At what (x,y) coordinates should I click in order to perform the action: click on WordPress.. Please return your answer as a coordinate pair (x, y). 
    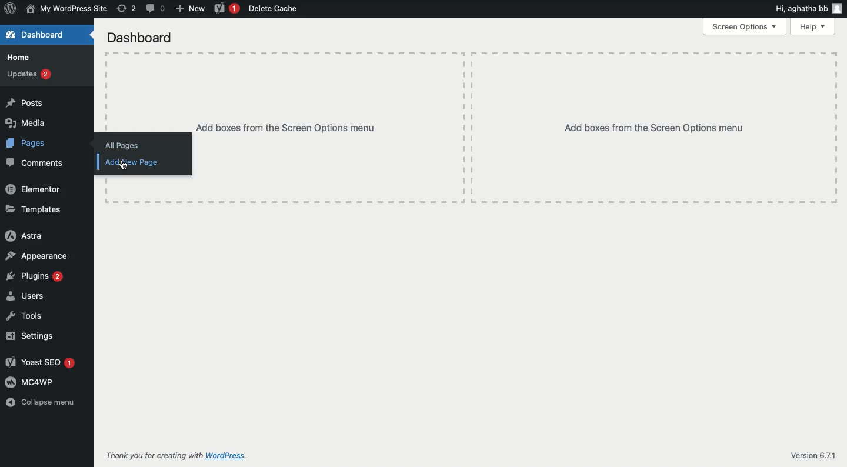
    Looking at the image, I should click on (228, 455).